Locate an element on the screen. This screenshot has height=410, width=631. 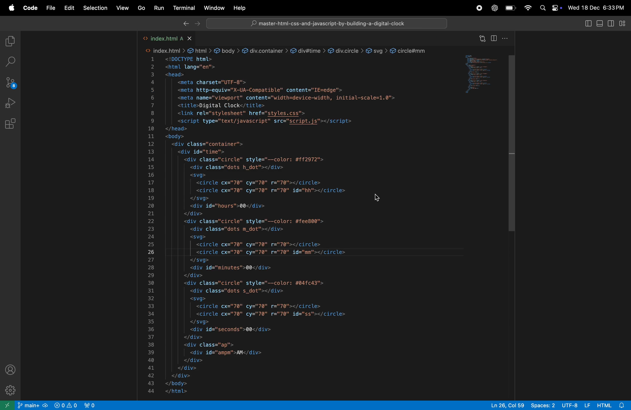
selections is located at coordinates (94, 8).